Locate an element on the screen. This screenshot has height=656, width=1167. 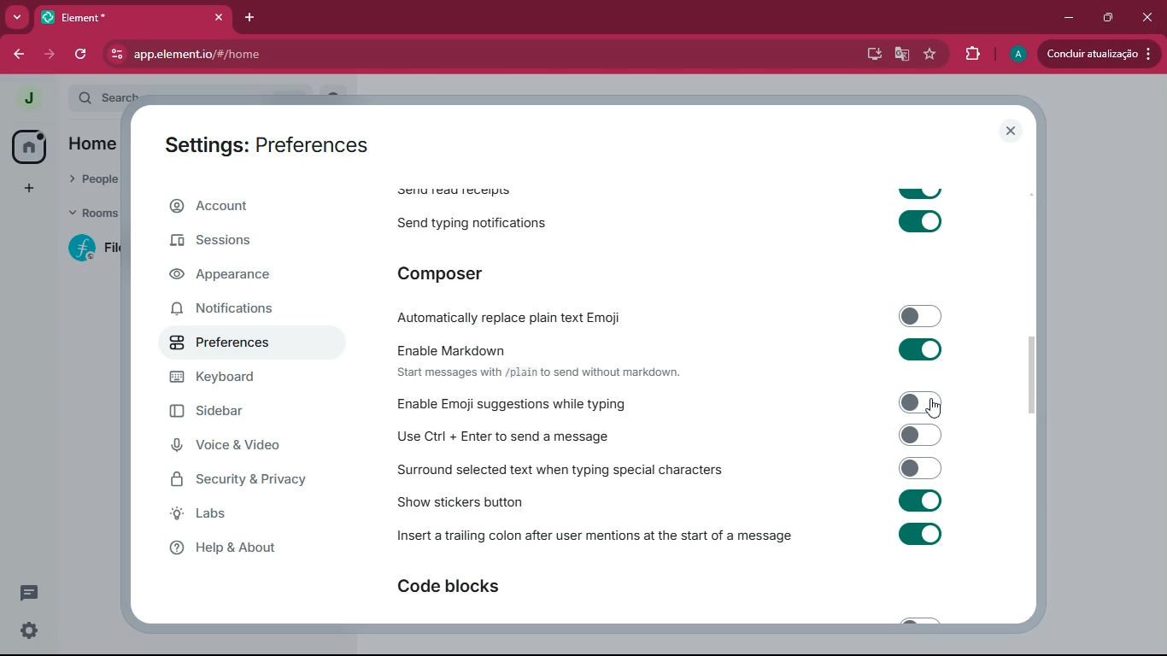
more is located at coordinates (14, 18).